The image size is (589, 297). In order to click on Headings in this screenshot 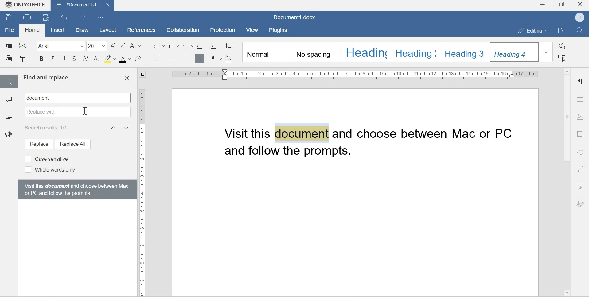, I will do `click(9, 116)`.